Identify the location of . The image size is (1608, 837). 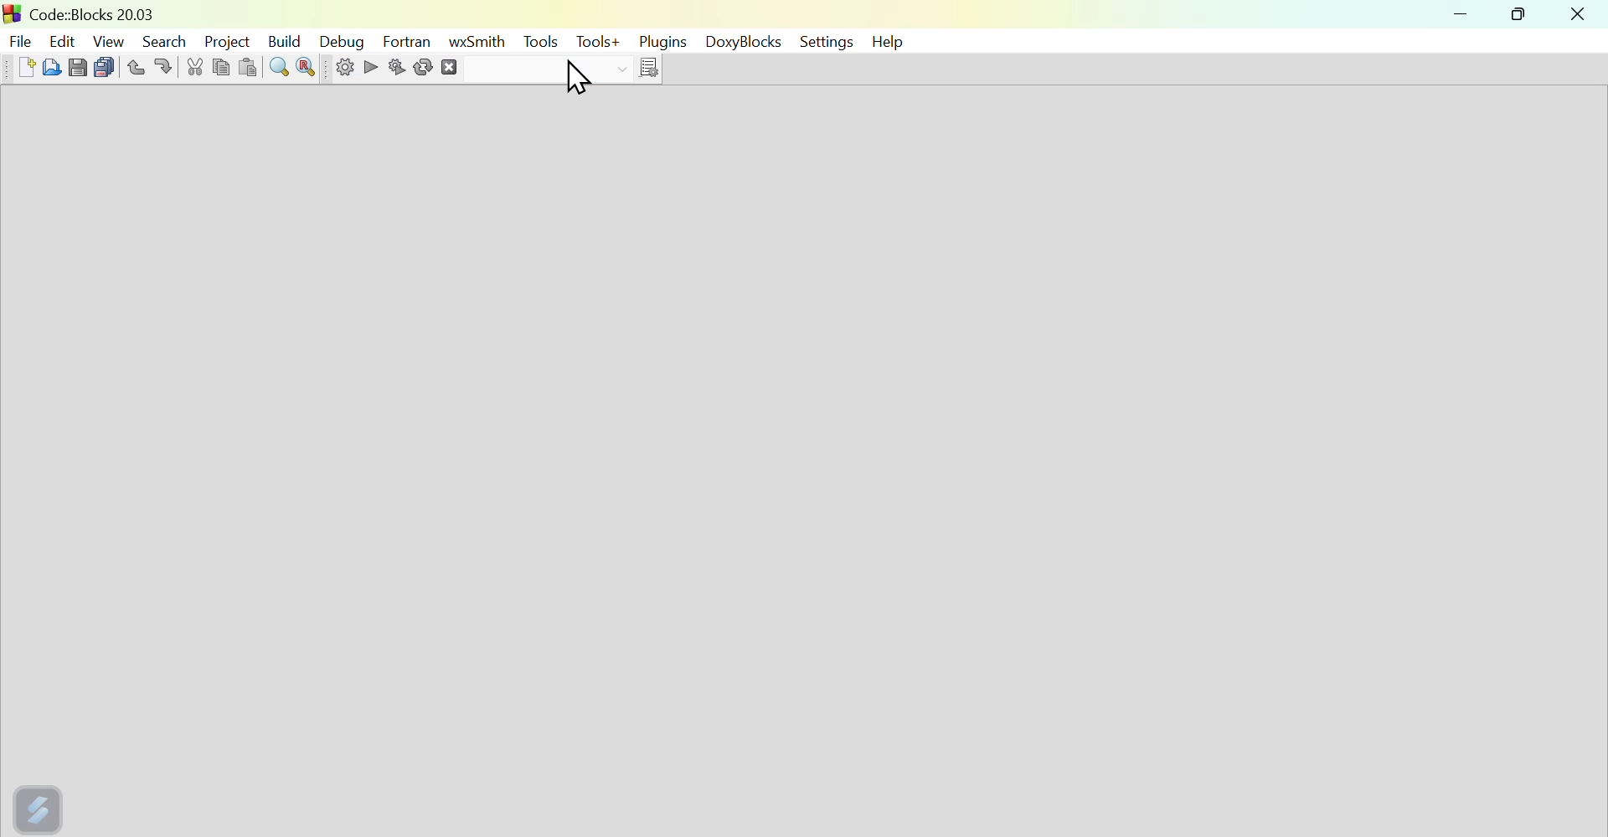
(251, 66).